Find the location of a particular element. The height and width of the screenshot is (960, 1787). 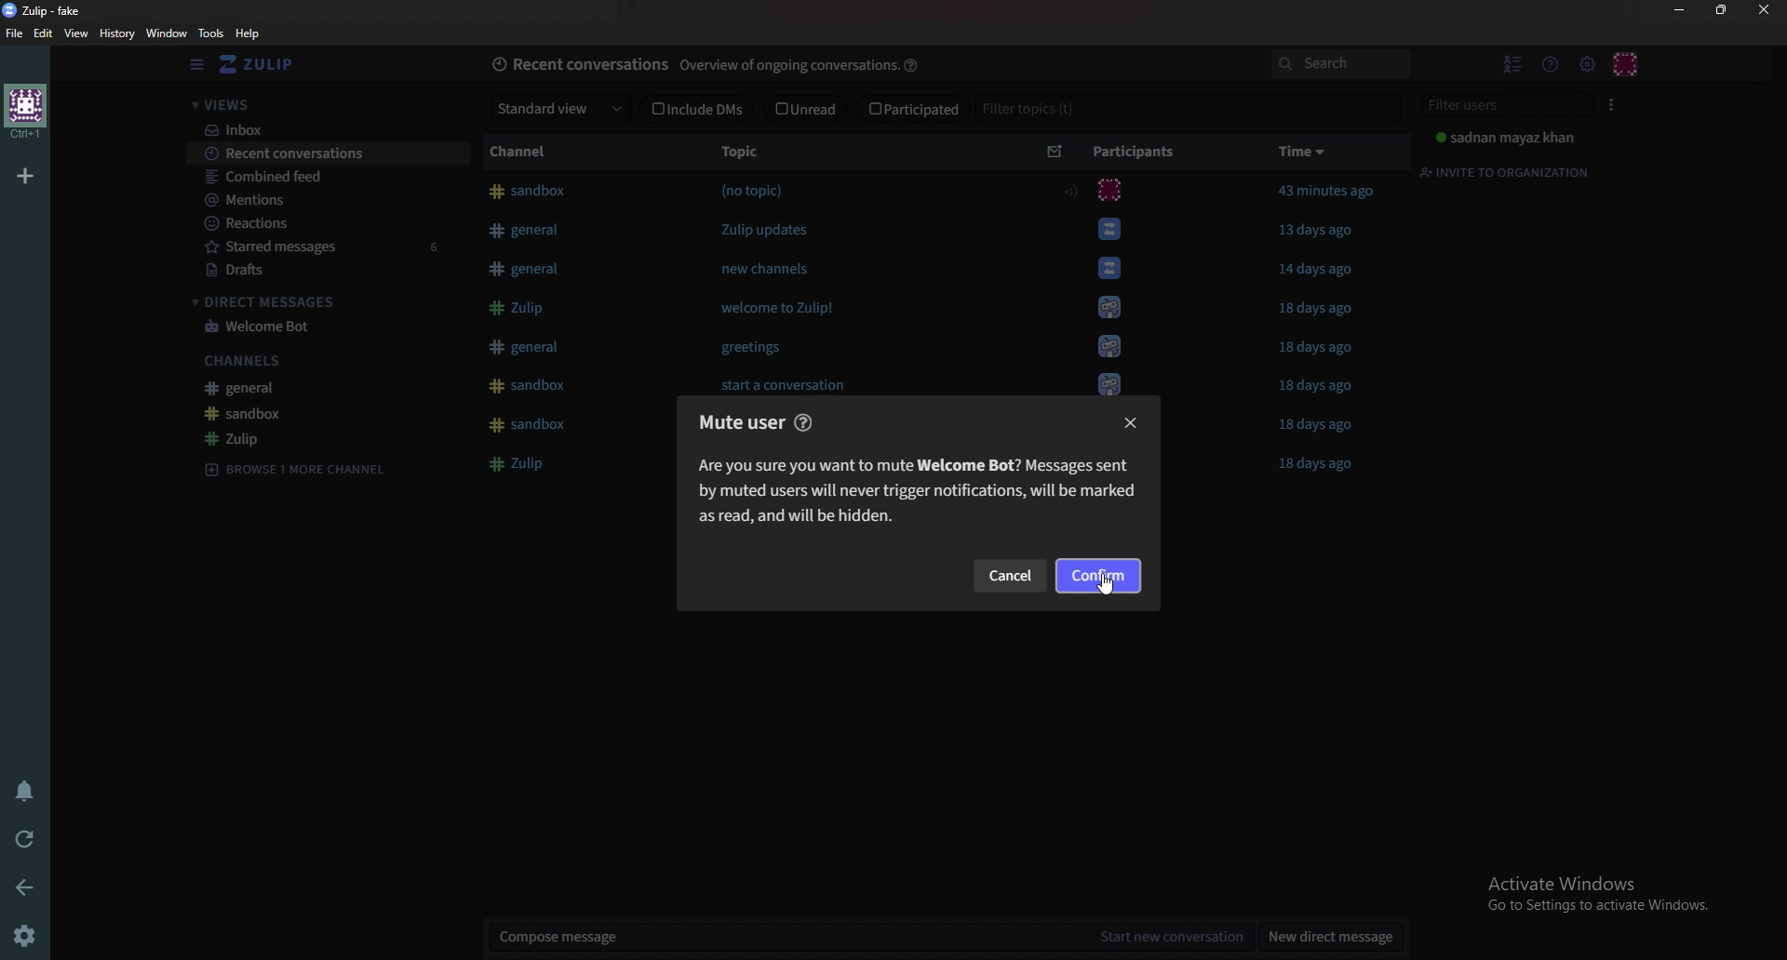

user is located at coordinates (1504, 138).